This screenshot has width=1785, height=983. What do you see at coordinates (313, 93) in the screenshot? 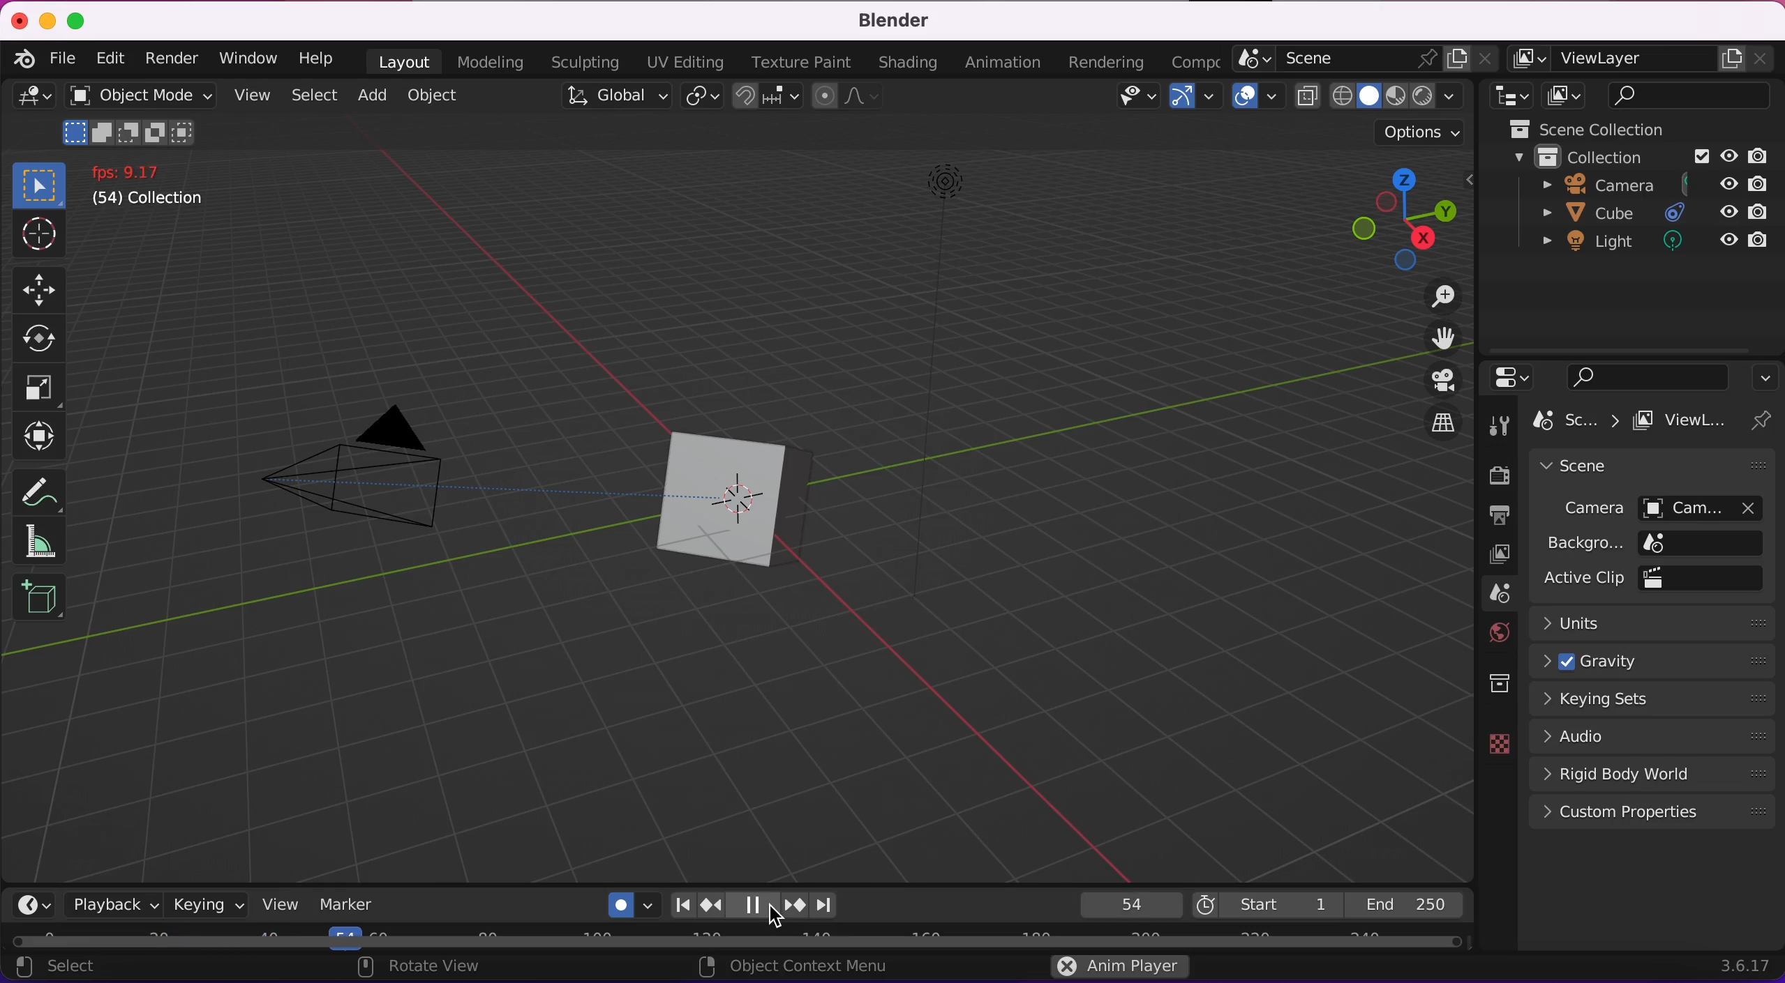
I see `select` at bounding box center [313, 93].